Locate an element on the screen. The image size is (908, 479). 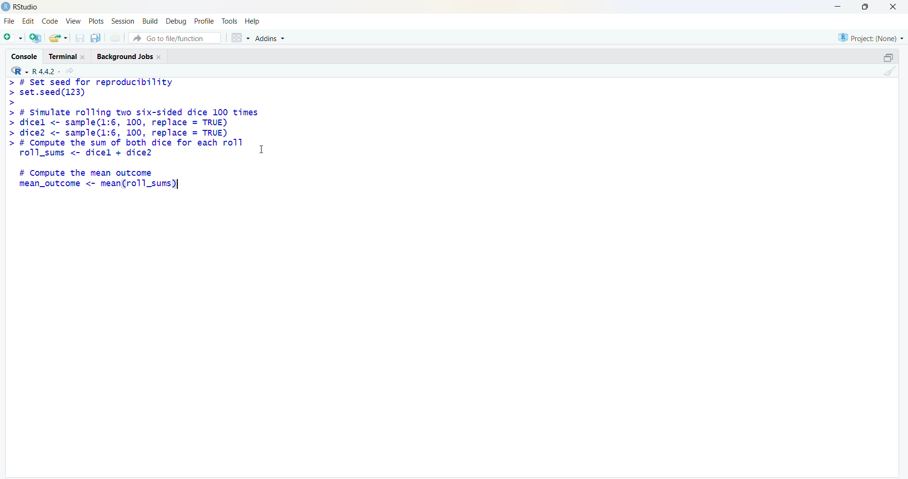
plots is located at coordinates (96, 20).